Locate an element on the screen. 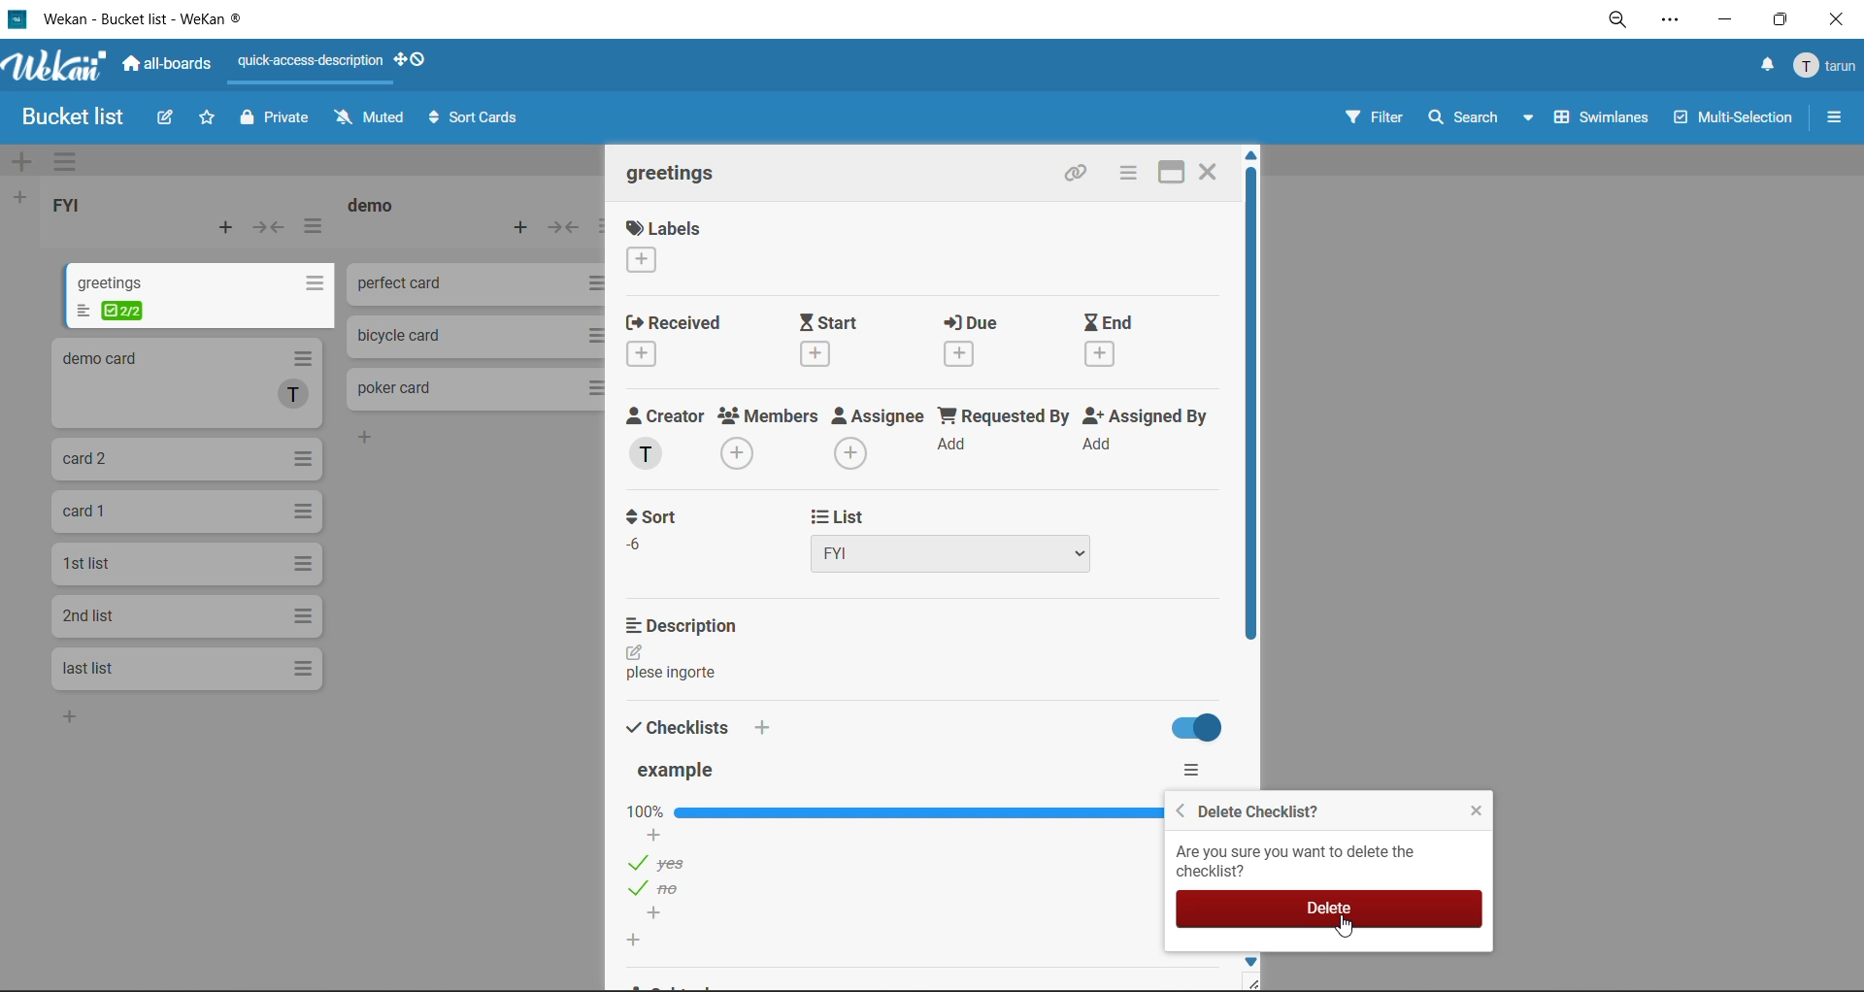 The height and width of the screenshot is (992, 1864). add new checklist is located at coordinates (638, 941).